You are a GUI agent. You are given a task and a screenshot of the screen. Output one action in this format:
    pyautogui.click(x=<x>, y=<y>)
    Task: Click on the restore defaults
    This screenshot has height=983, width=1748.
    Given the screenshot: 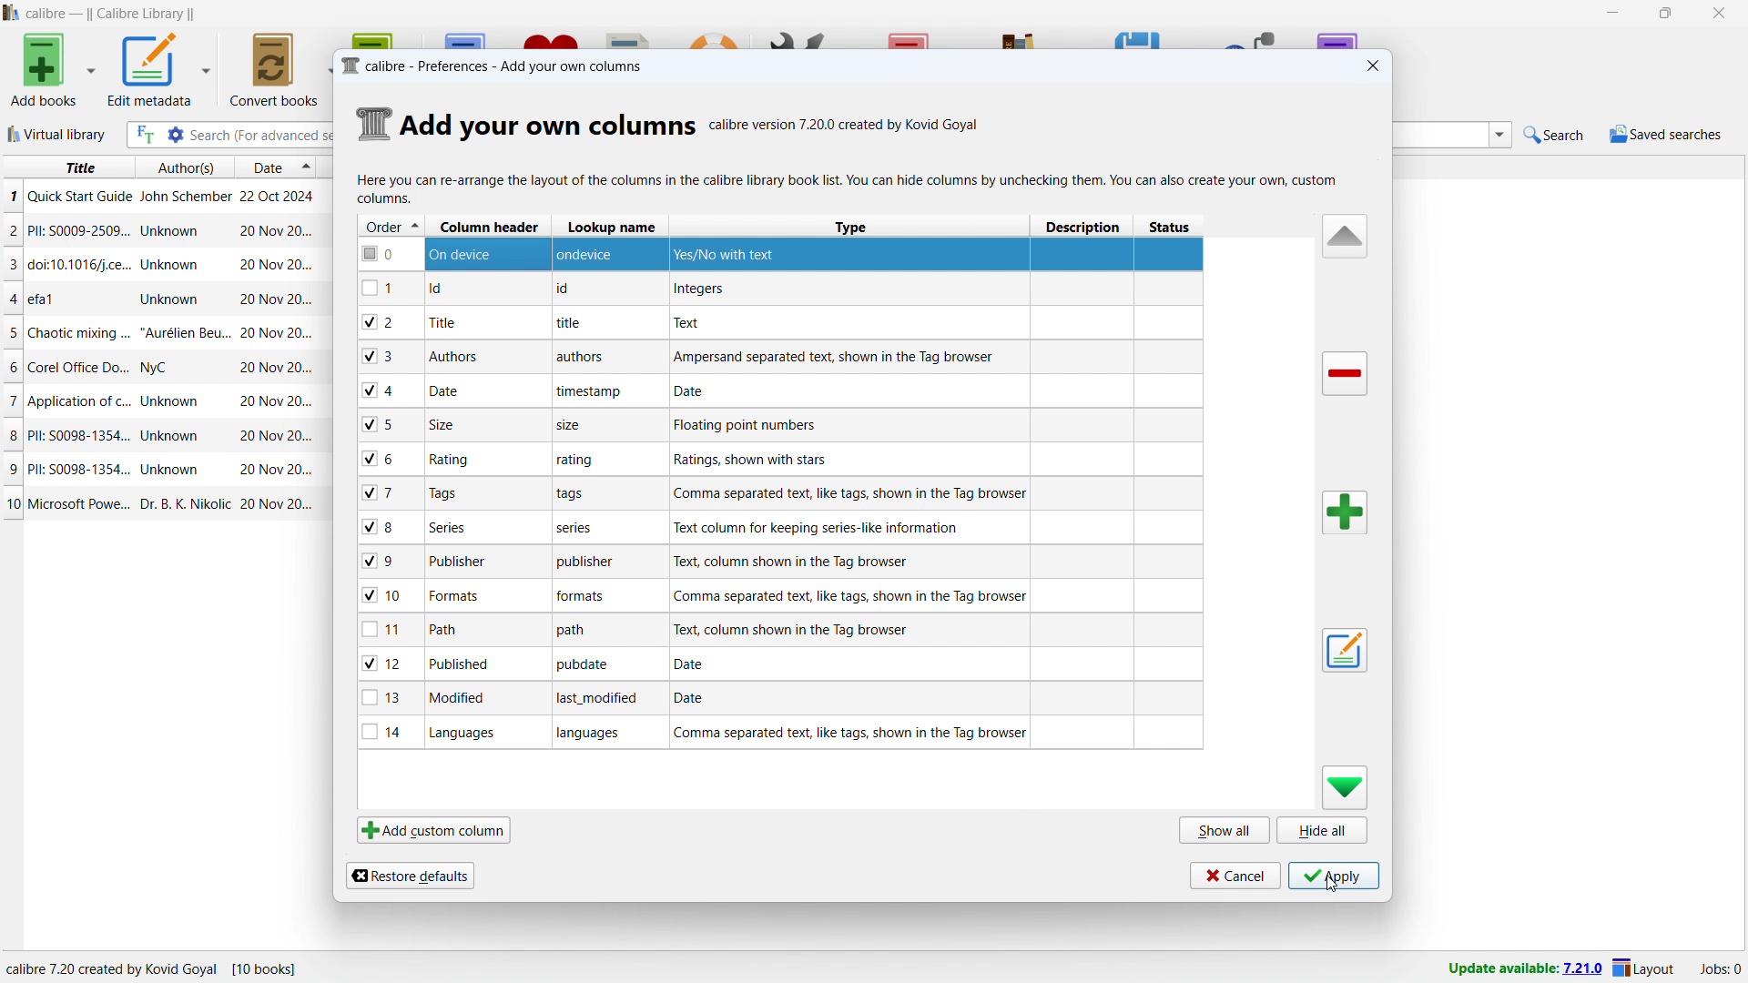 What is the action you would take?
    pyautogui.click(x=409, y=876)
    